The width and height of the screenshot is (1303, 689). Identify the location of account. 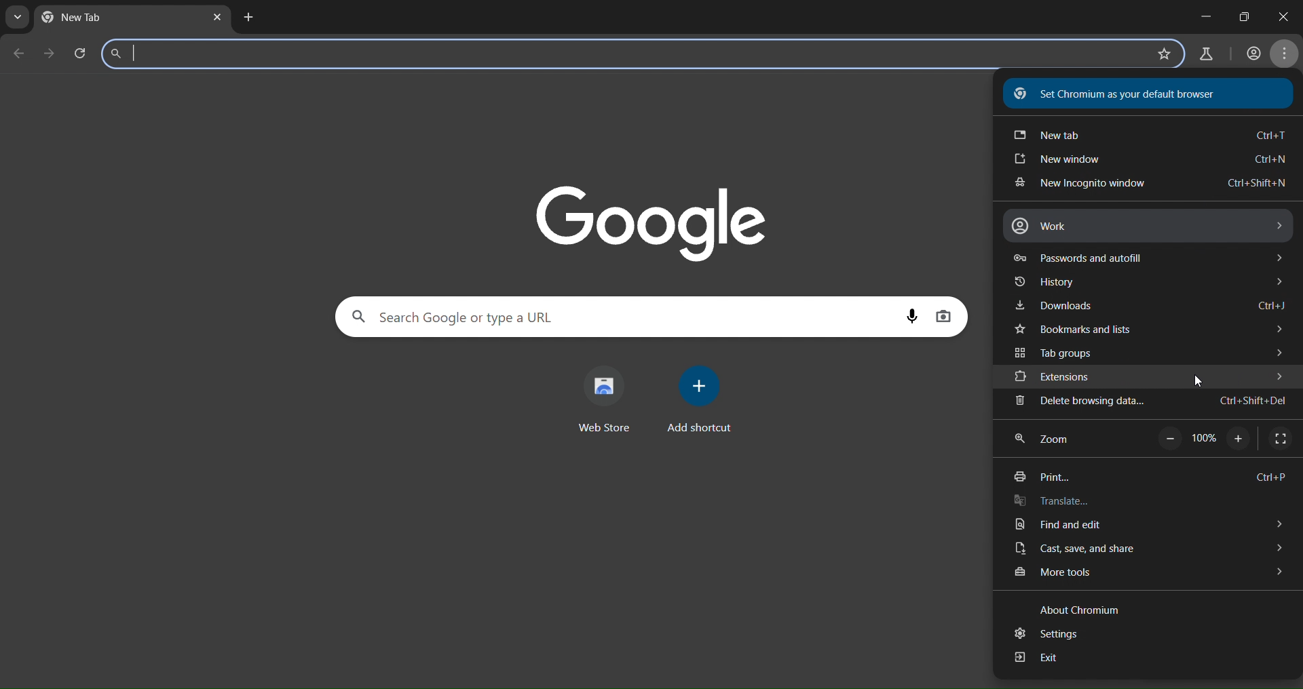
(1253, 52).